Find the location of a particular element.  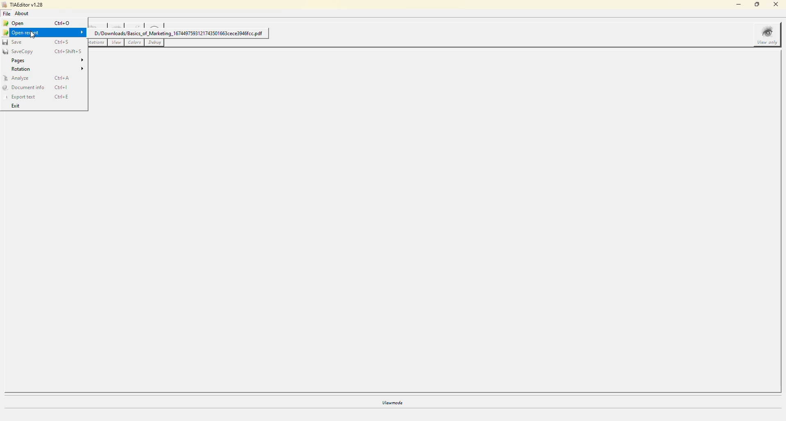

export text is located at coordinates (23, 98).